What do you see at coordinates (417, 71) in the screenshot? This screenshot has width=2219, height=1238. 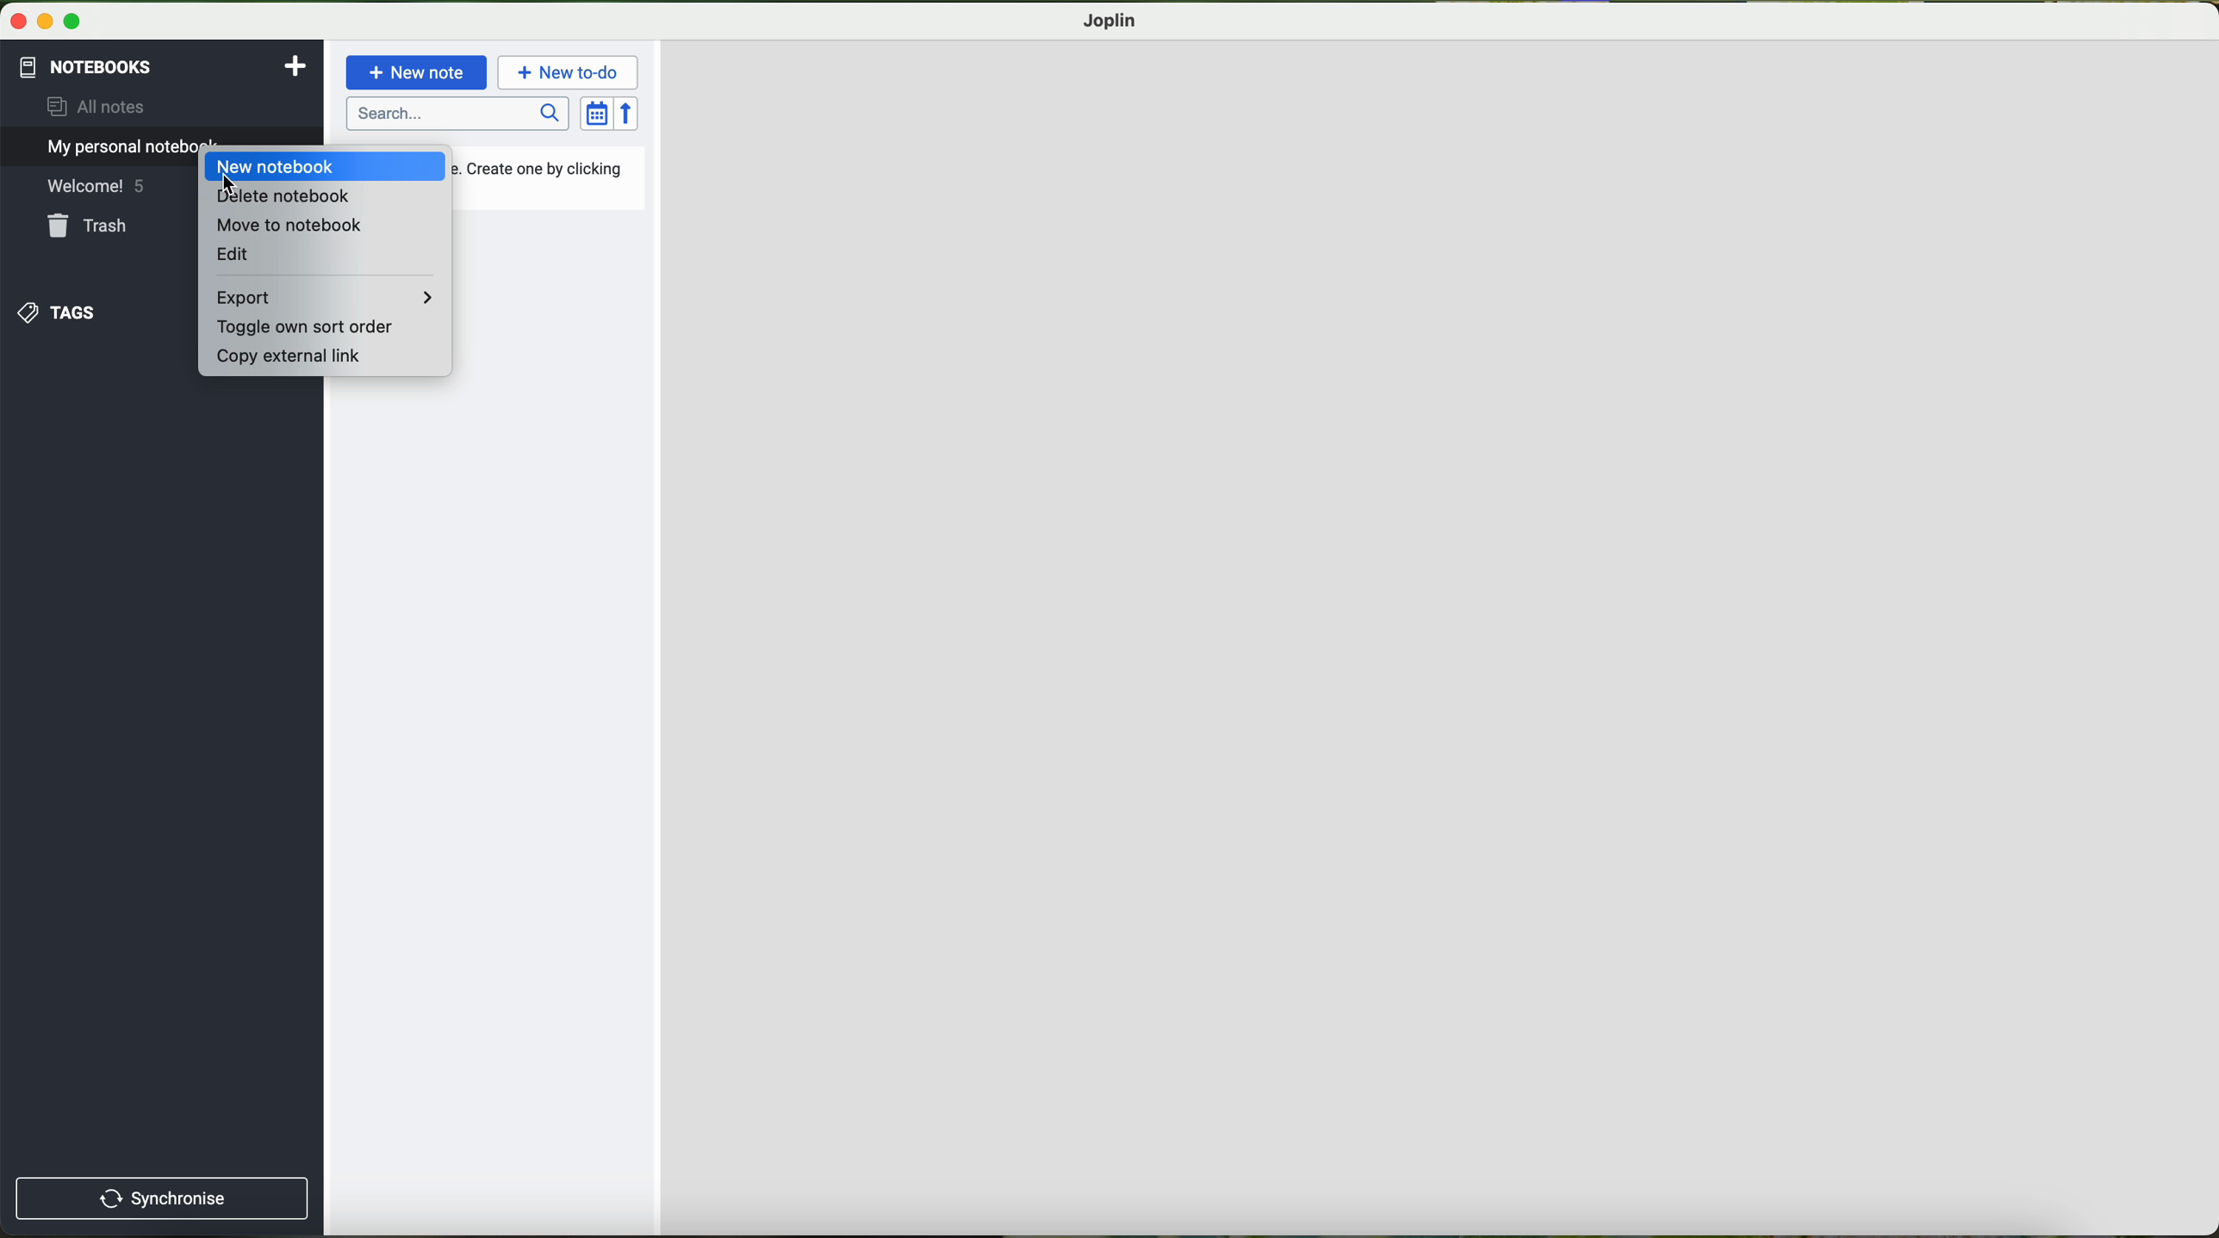 I see `new note button` at bounding box center [417, 71].